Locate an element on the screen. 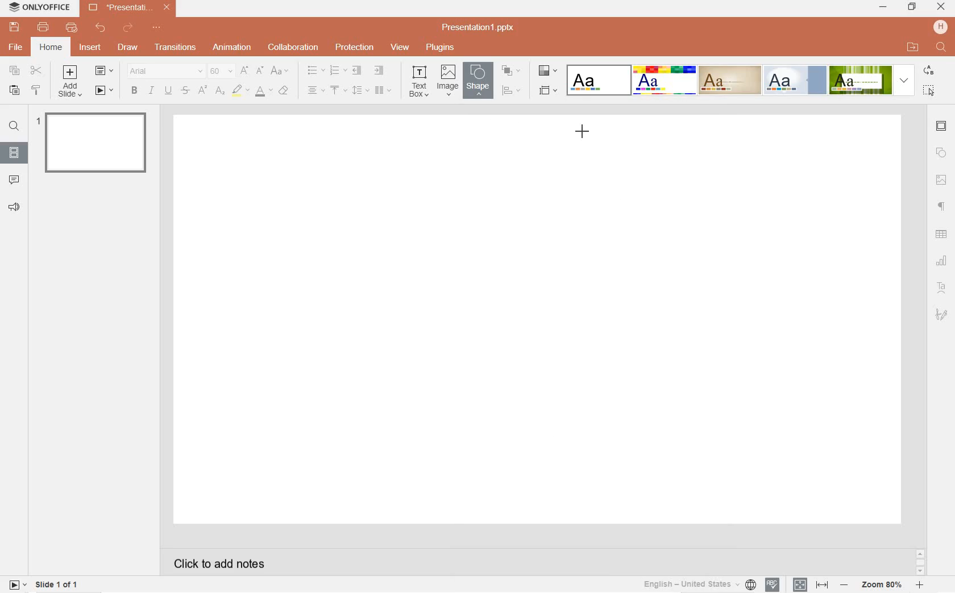  undo is located at coordinates (101, 28).